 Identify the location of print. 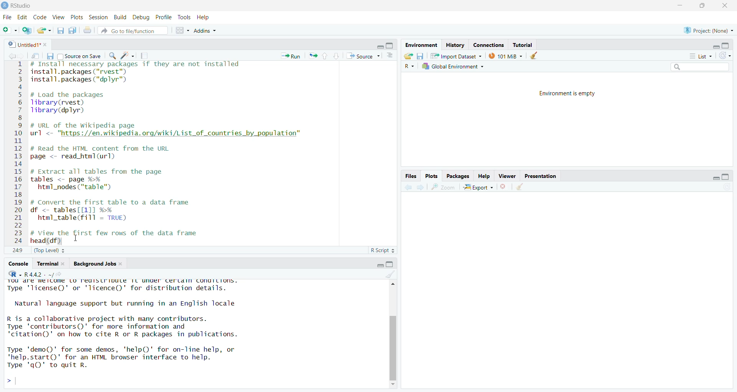
(87, 30).